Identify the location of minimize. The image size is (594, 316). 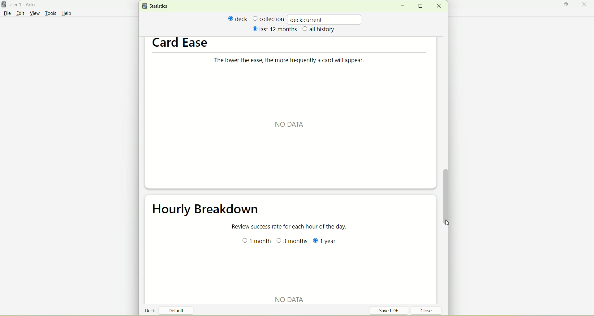
(402, 6).